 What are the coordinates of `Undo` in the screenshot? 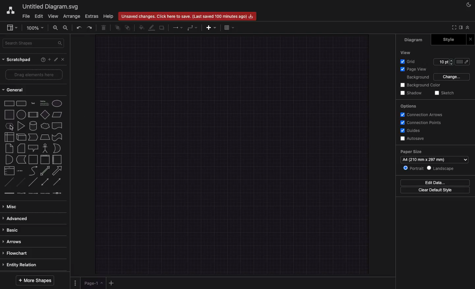 It's located at (78, 28).